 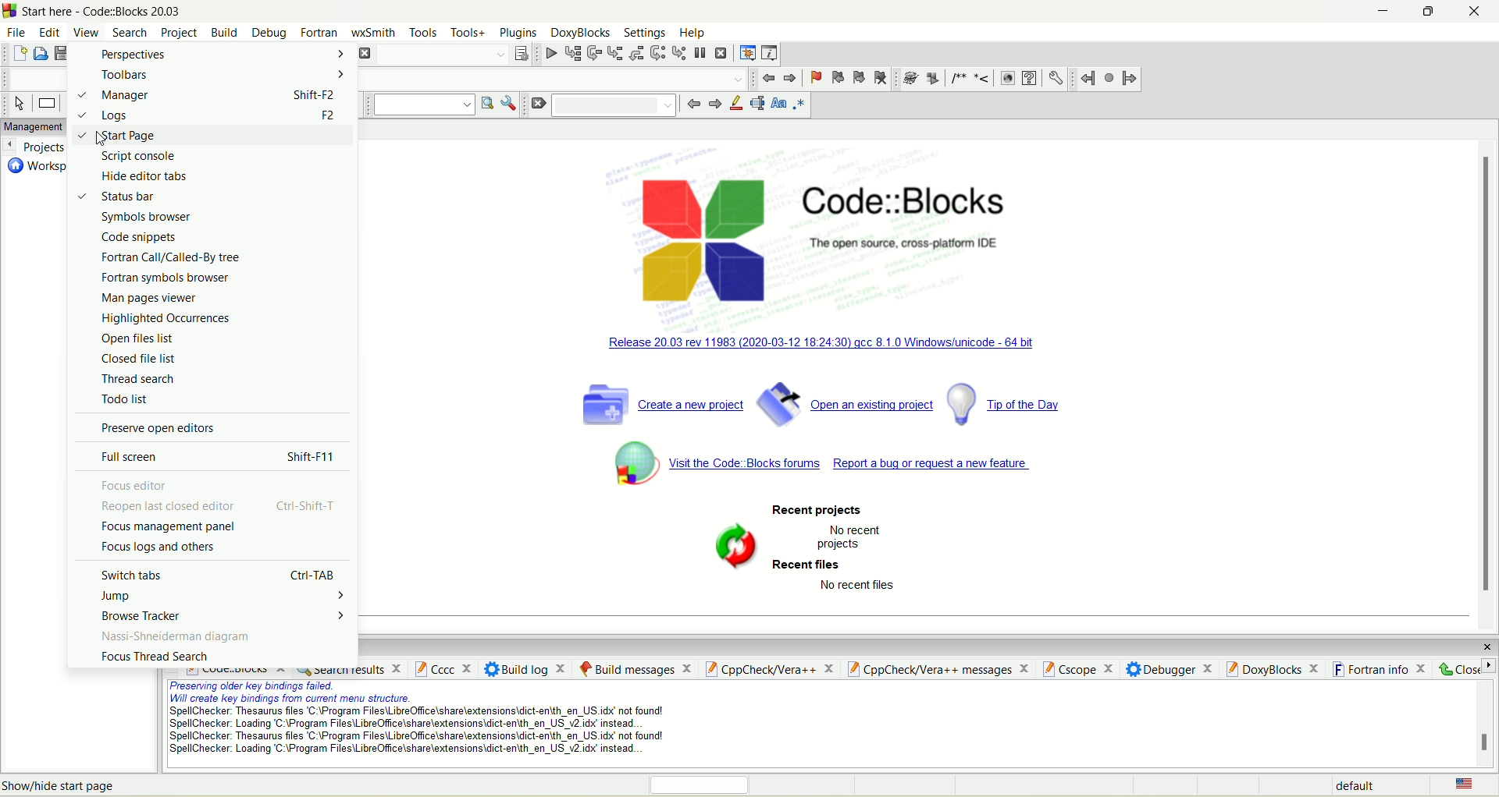 I want to click on Release 20.03 rev 11983 (2020-03-12 18:24:30) gcc 8.1.0 Windows/unicode - 64 bit, so click(x=826, y=340).